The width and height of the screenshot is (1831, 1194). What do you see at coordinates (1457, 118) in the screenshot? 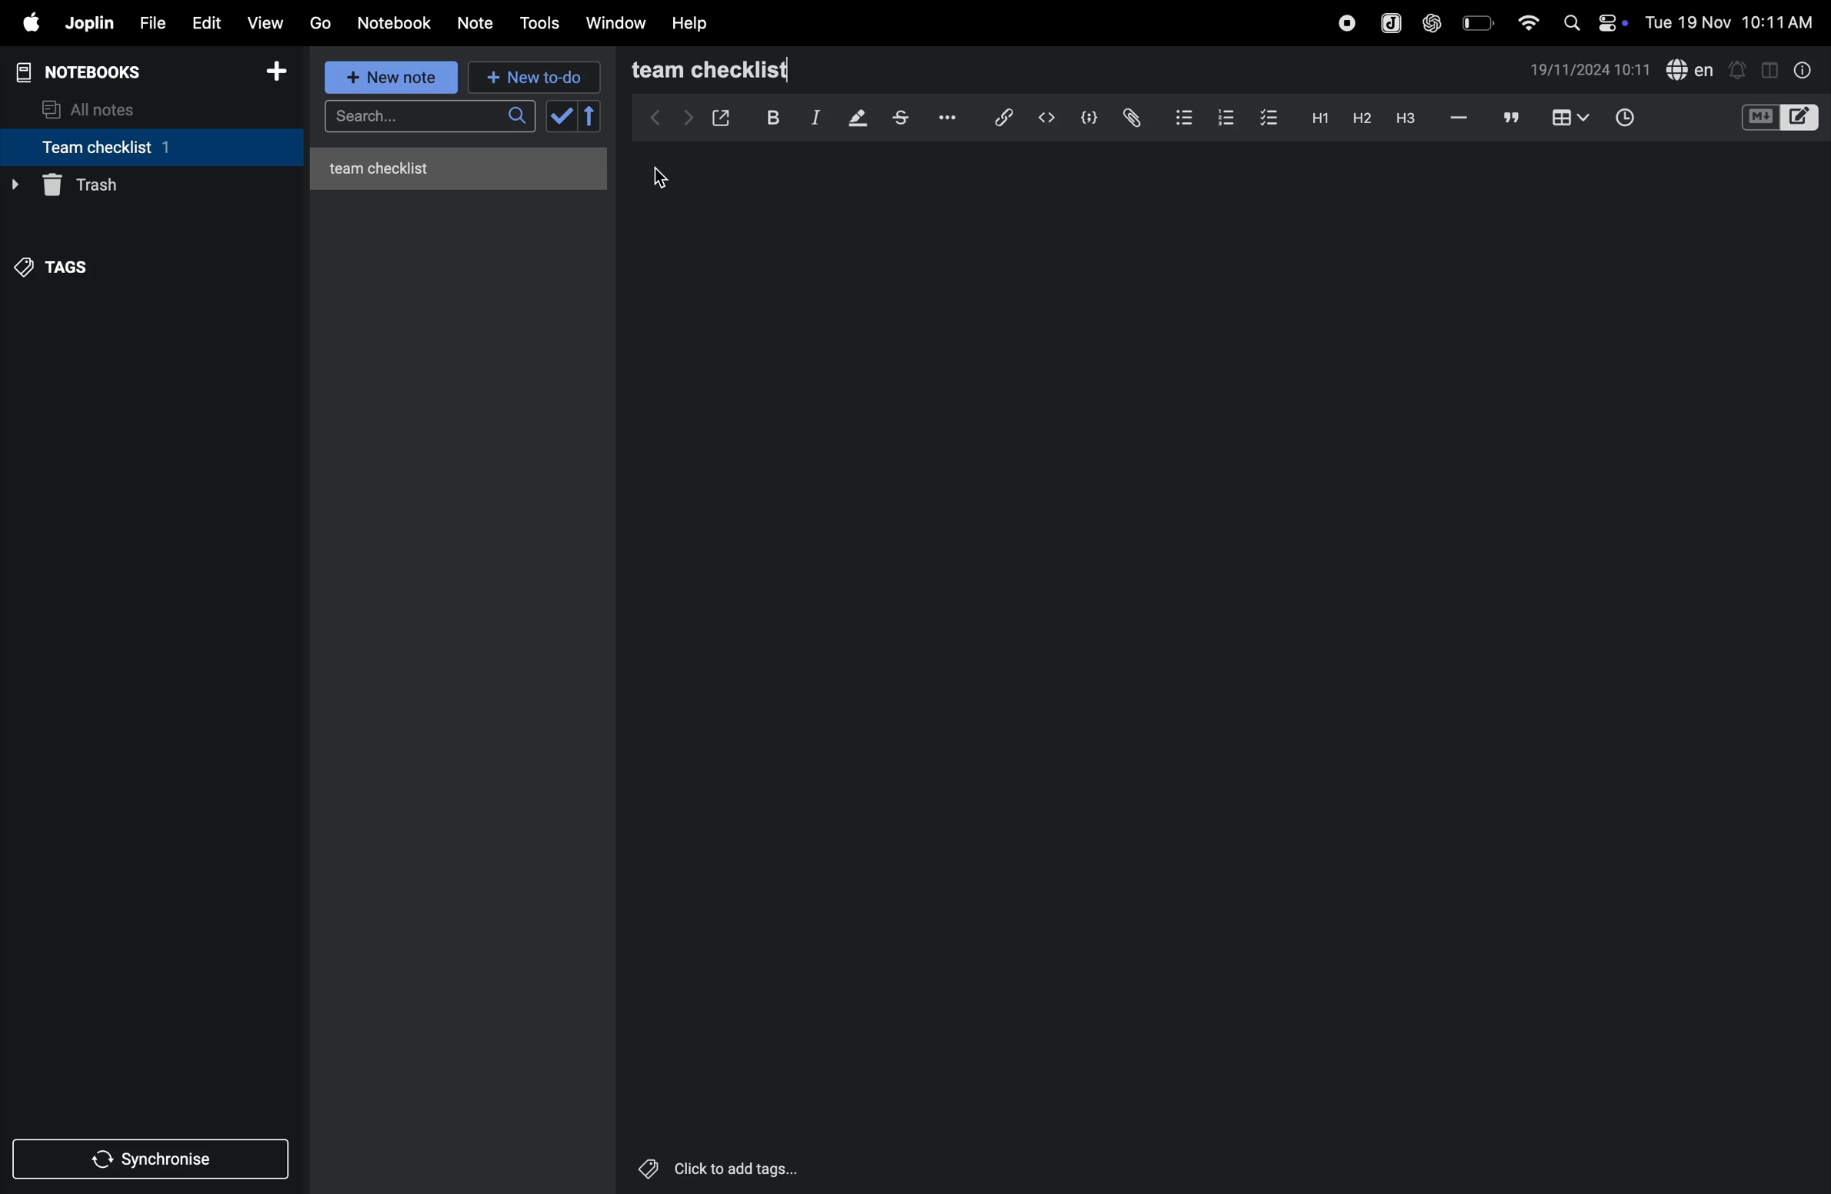
I see `hifen` at bounding box center [1457, 118].